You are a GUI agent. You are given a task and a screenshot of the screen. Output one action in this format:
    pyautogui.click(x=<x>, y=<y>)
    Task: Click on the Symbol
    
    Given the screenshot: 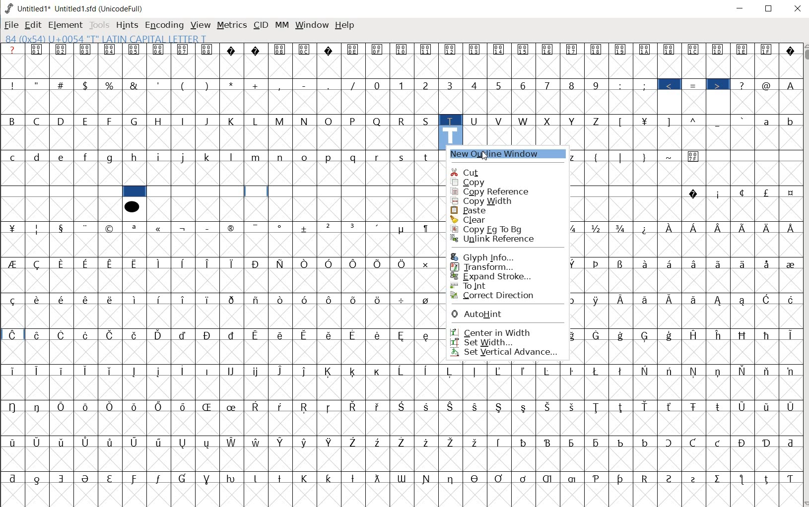 What is the action you would take?
    pyautogui.click(x=719, y=49)
    